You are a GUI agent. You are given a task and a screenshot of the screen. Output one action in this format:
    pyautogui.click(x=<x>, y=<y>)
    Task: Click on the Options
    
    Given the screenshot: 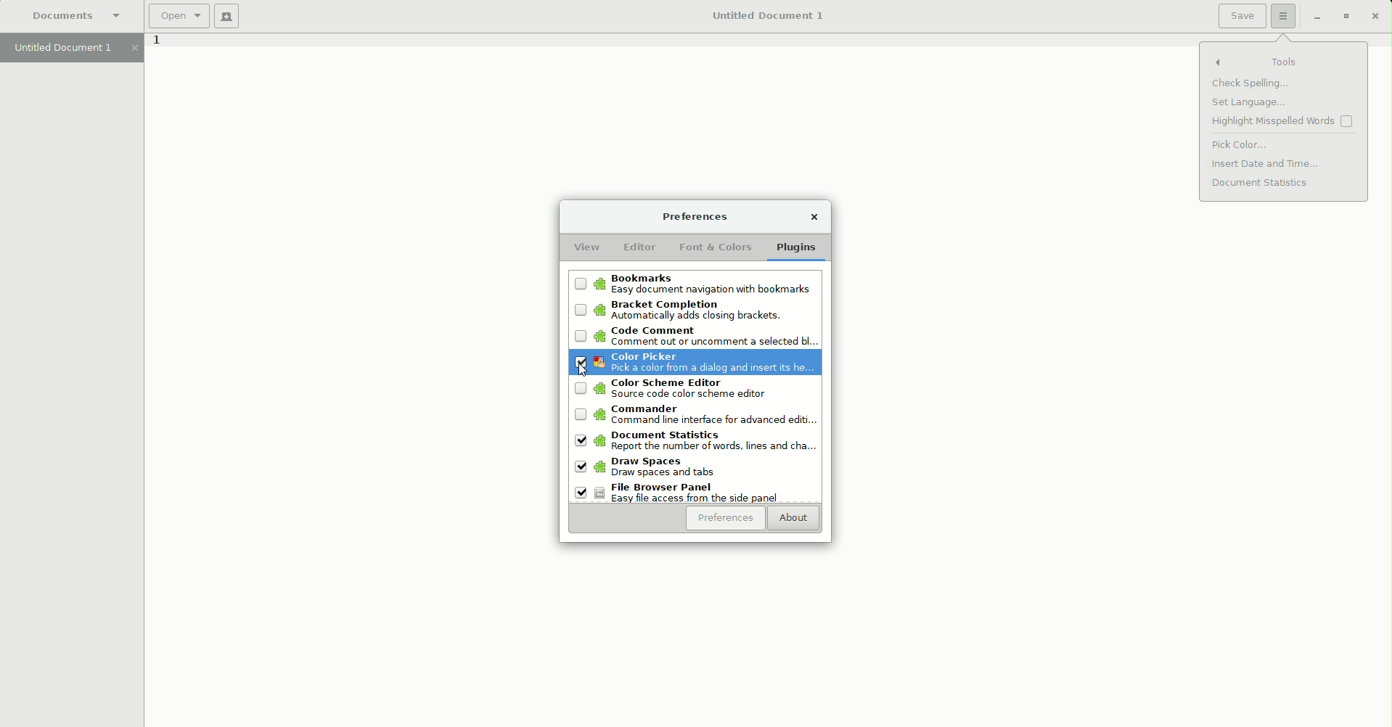 What is the action you would take?
    pyautogui.click(x=1284, y=17)
    